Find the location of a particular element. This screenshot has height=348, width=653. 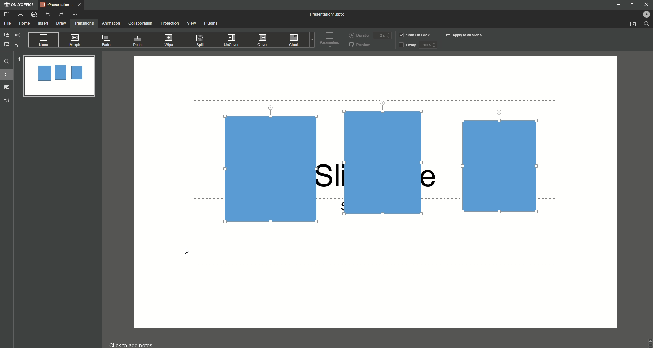

search is located at coordinates (647, 25).